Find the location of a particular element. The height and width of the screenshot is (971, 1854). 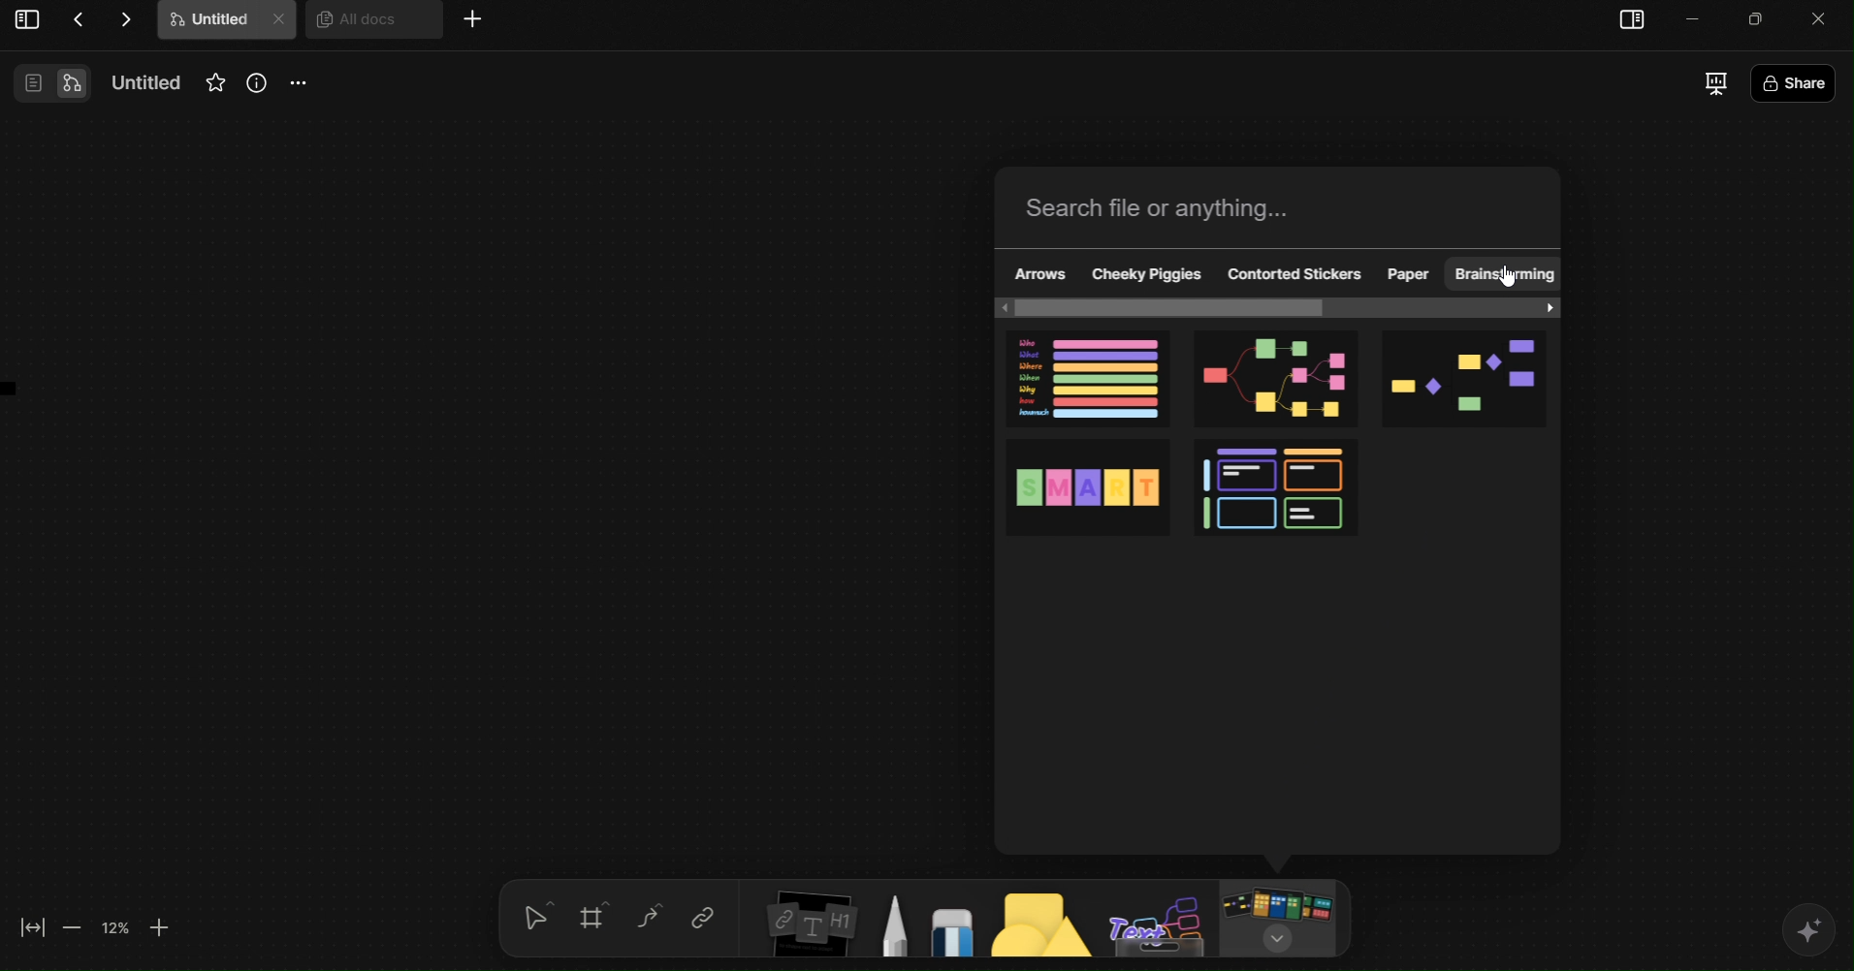

Untitle is located at coordinates (227, 23).